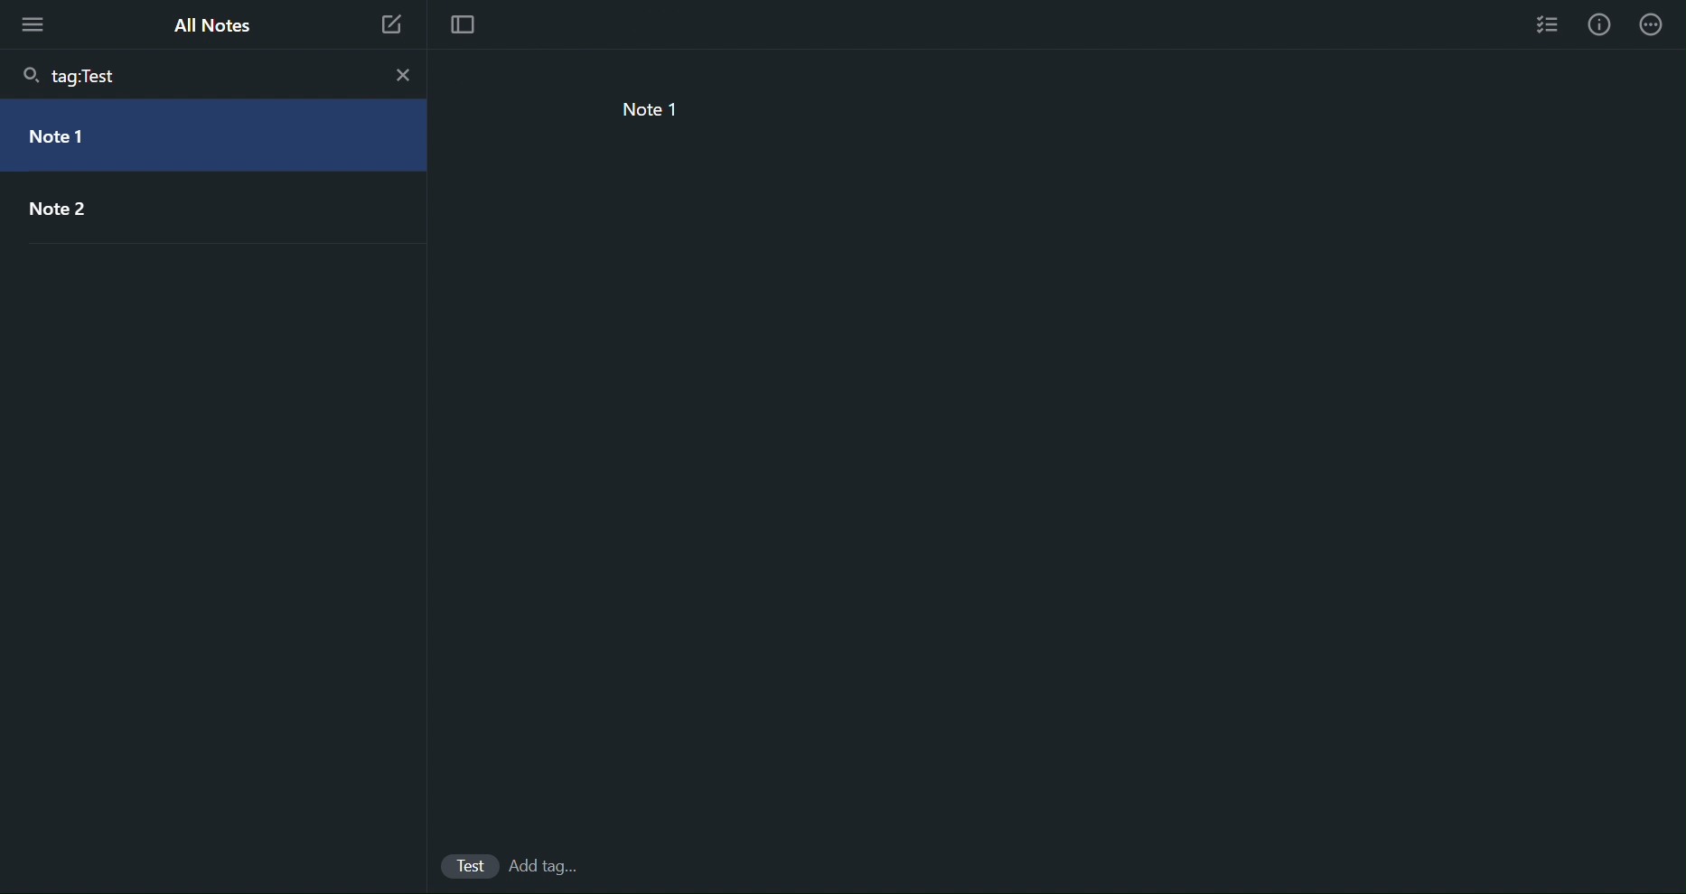  I want to click on tag:Test, so click(75, 73).